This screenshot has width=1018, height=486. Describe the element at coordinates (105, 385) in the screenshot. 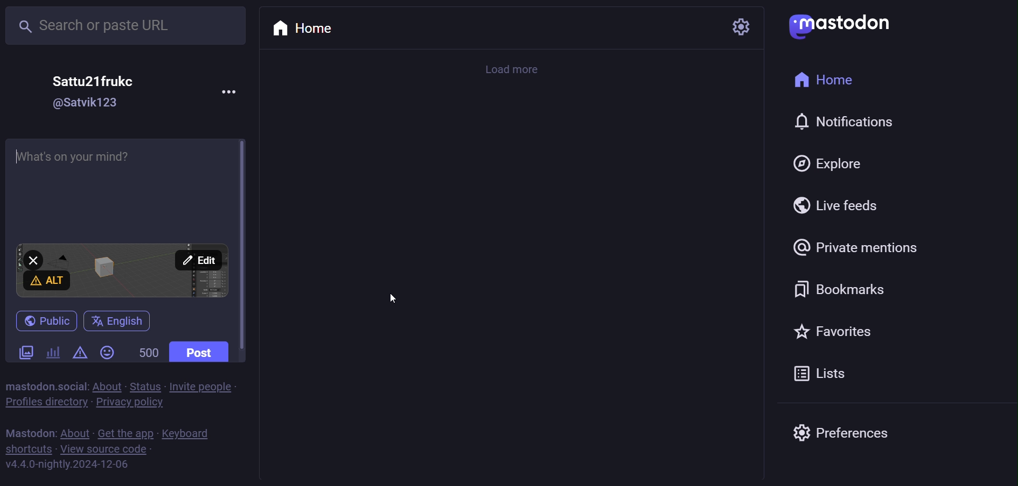

I see `about` at that location.